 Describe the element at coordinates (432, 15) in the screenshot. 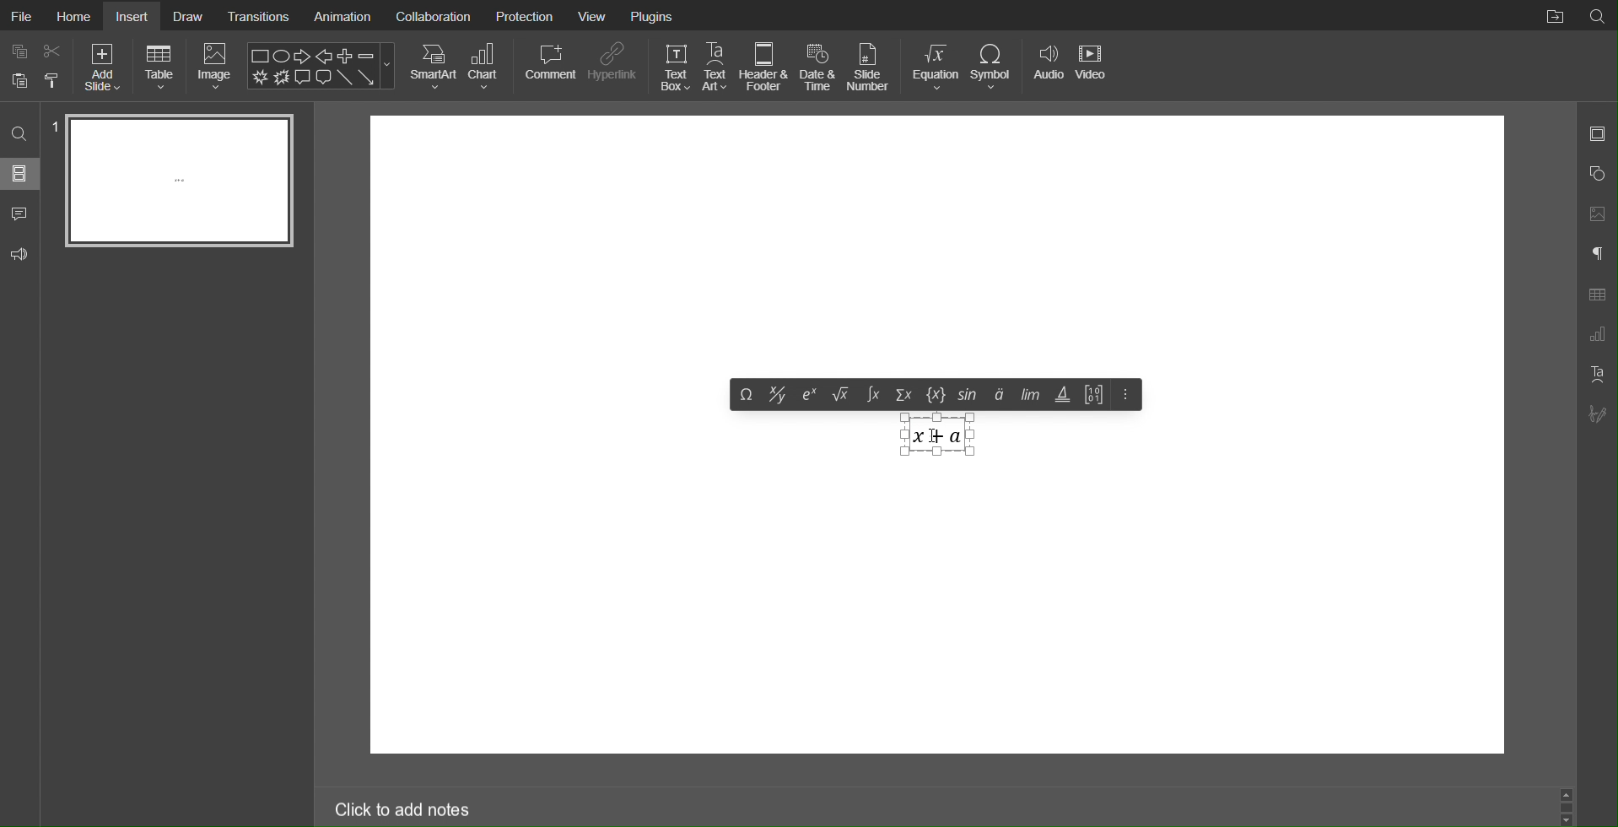

I see `Collaboration` at that location.